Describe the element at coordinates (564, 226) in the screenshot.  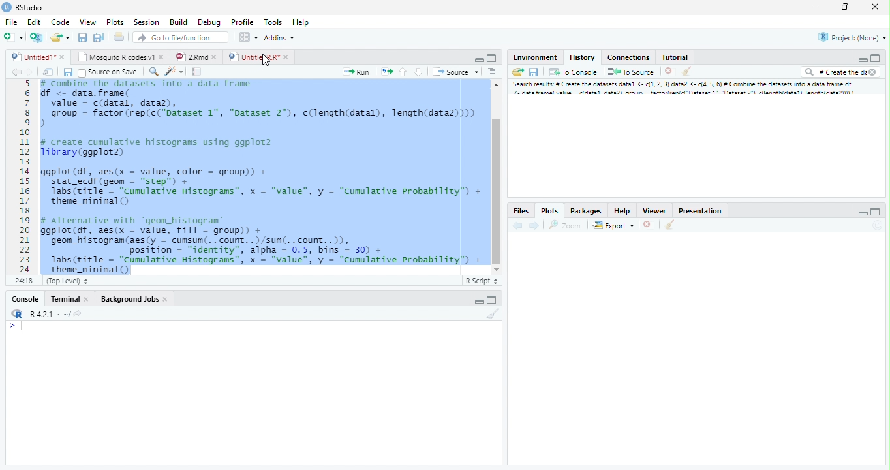
I see `Zoom` at that location.